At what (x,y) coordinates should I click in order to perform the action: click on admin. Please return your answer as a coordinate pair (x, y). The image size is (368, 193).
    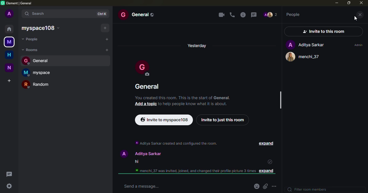
    Looking at the image, I should click on (358, 44).